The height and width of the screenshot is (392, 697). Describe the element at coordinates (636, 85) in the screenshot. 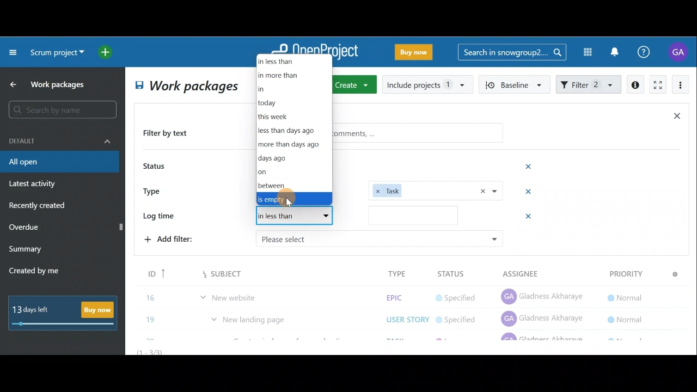

I see `Open details view` at that location.